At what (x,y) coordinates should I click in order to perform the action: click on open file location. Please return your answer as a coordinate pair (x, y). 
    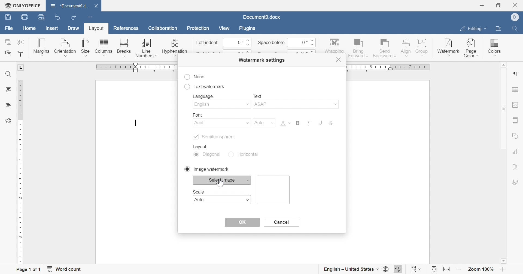
    Looking at the image, I should click on (498, 29).